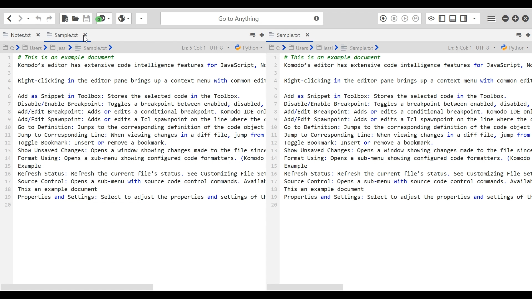 Image resolution: width=532 pixels, height=299 pixels. What do you see at coordinates (243, 18) in the screenshot?
I see `Go to Anything` at bounding box center [243, 18].